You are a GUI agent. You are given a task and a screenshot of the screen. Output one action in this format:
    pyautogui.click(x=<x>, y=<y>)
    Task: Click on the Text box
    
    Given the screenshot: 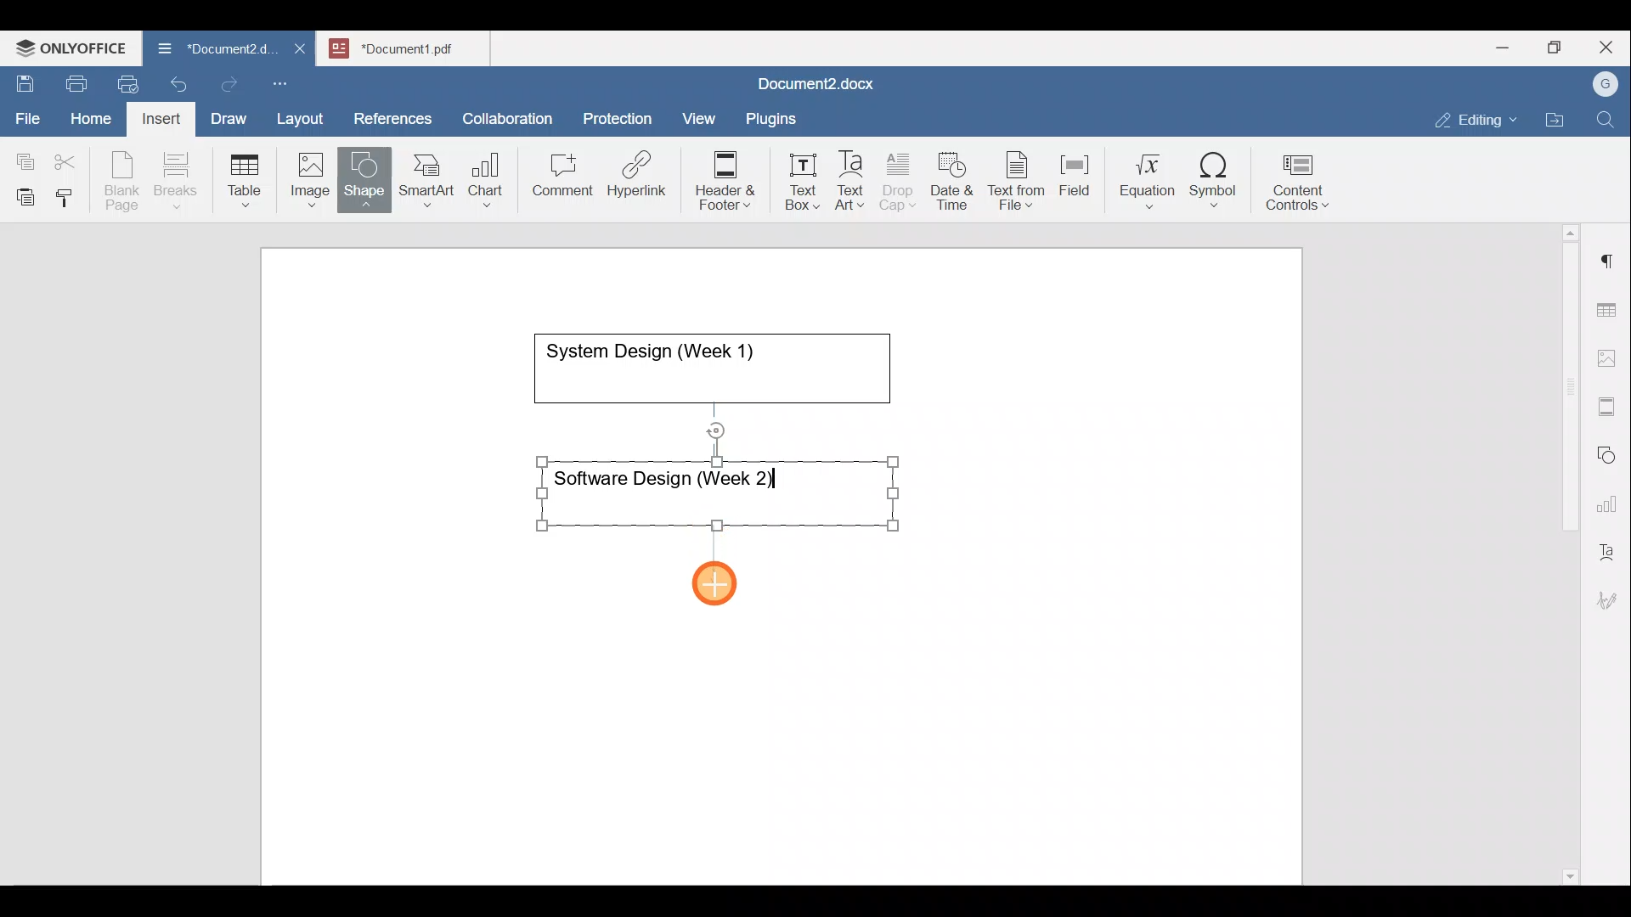 What is the action you would take?
    pyautogui.click(x=791, y=182)
    